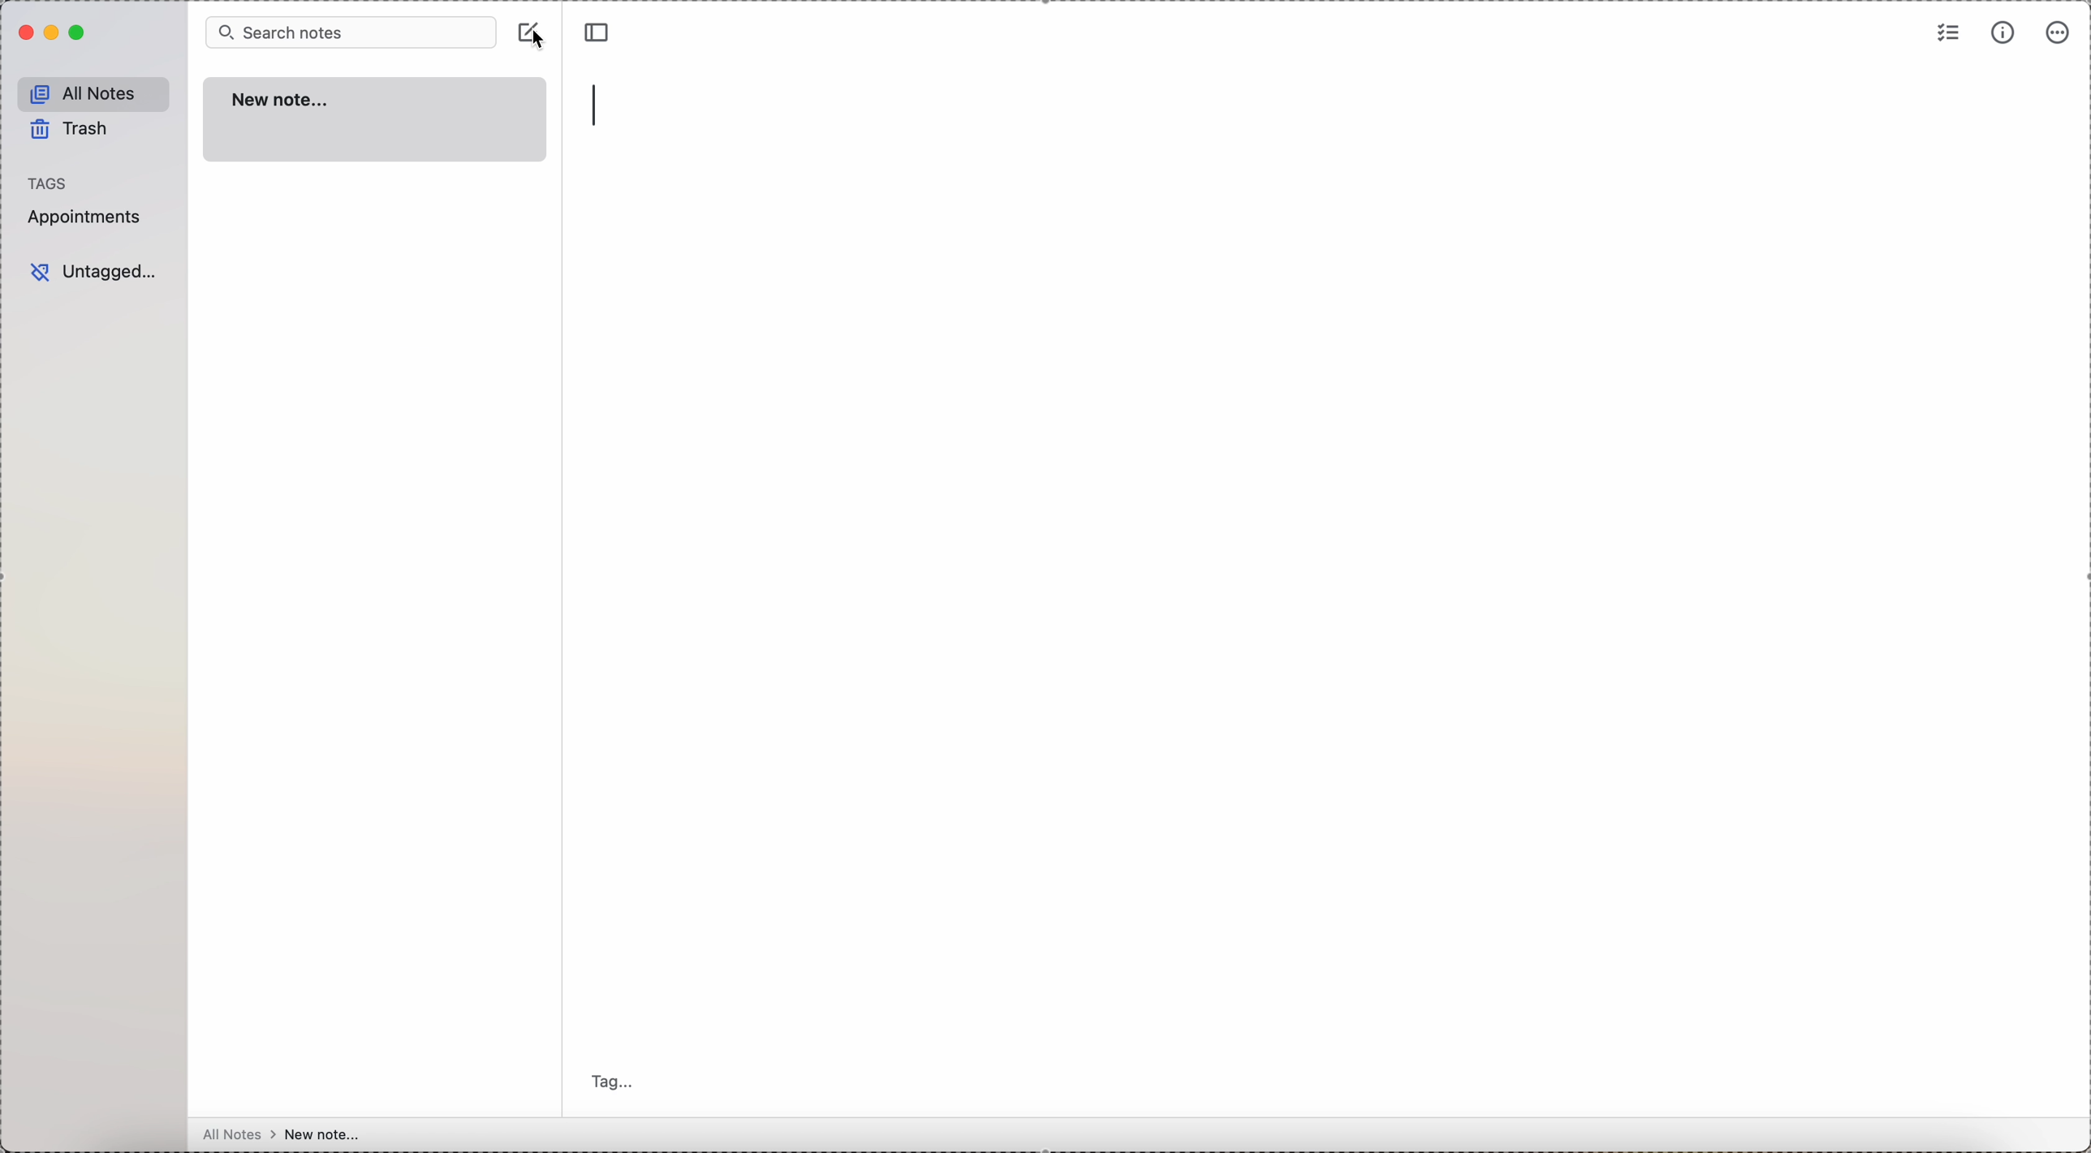 The width and height of the screenshot is (2091, 1153). What do you see at coordinates (50, 181) in the screenshot?
I see `tags` at bounding box center [50, 181].